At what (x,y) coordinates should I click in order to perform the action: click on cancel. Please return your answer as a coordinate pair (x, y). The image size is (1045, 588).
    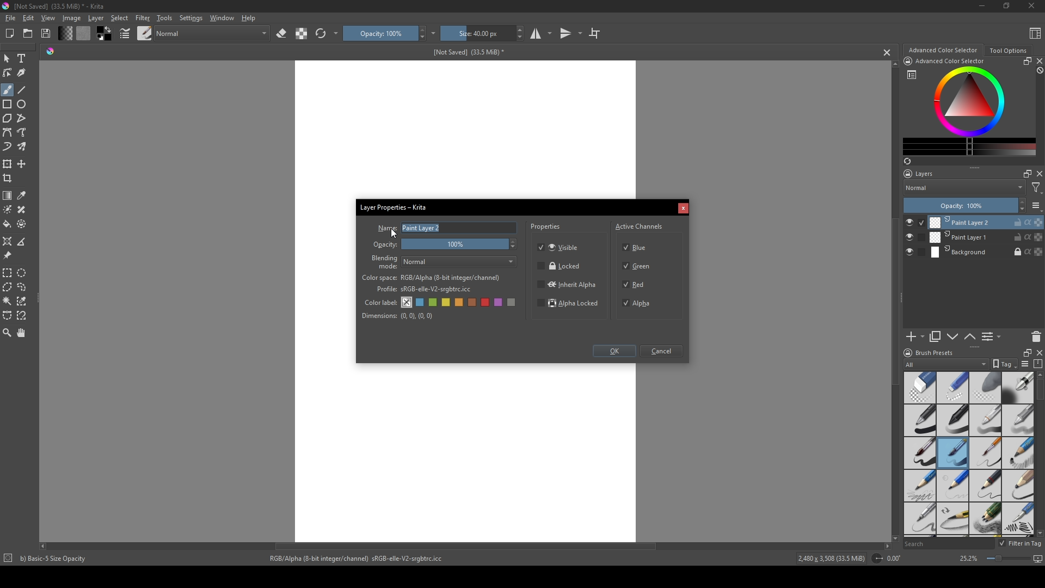
    Looking at the image, I should click on (888, 52).